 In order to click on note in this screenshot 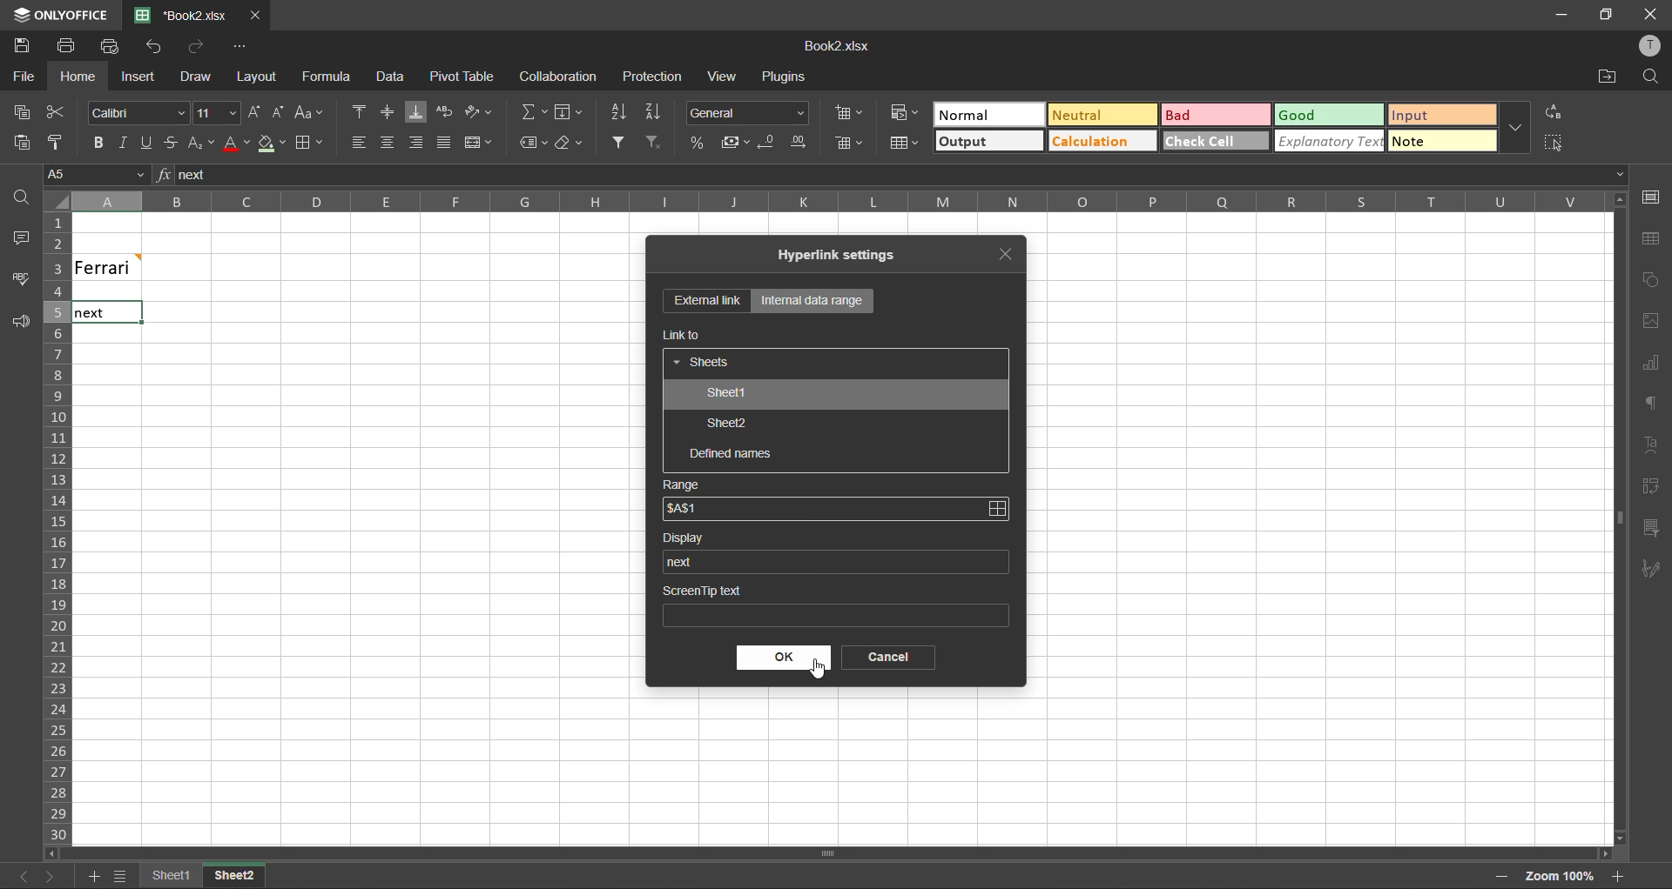, I will do `click(1442, 141)`.